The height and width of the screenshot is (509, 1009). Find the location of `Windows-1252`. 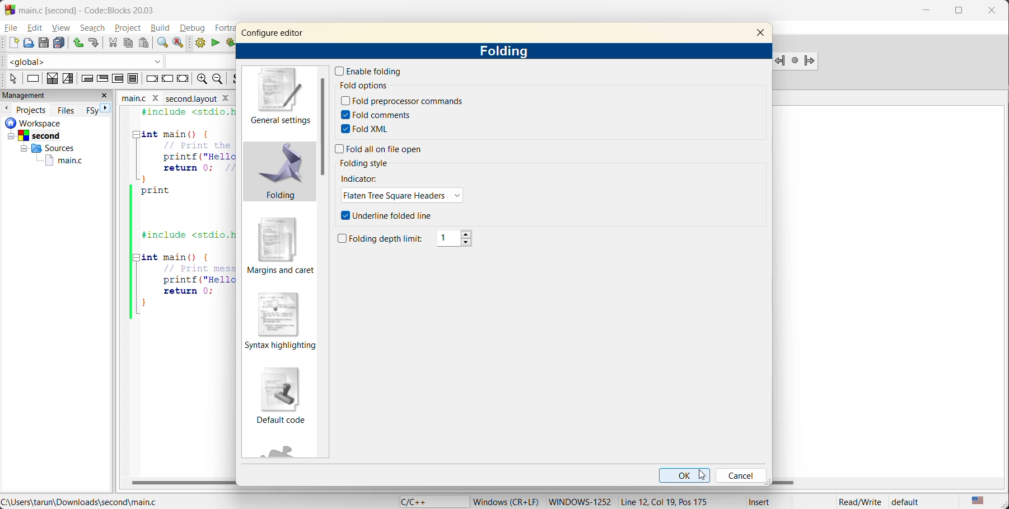

Windows-1252 is located at coordinates (582, 500).